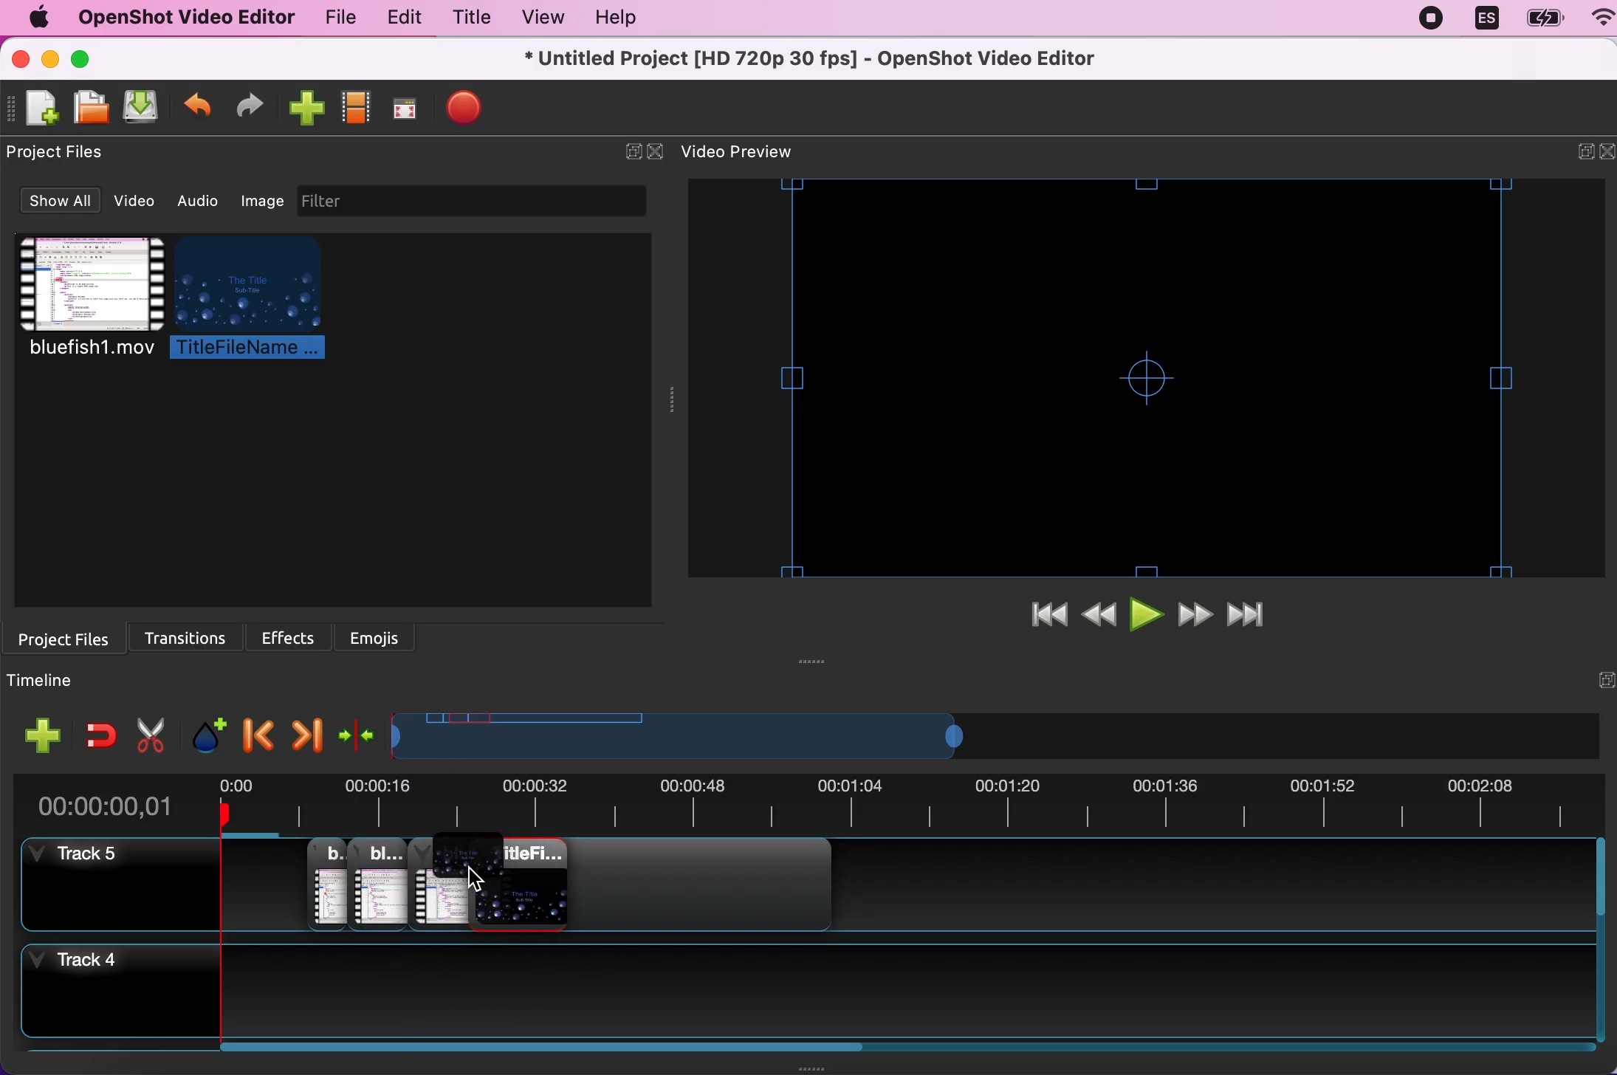 The height and width of the screenshot is (1075, 1617). I want to click on stop, so click(464, 107).